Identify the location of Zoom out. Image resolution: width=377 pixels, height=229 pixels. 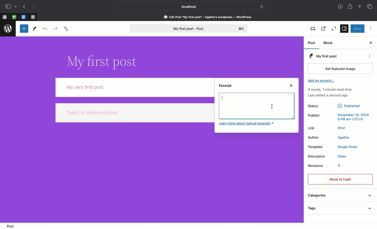
(334, 29).